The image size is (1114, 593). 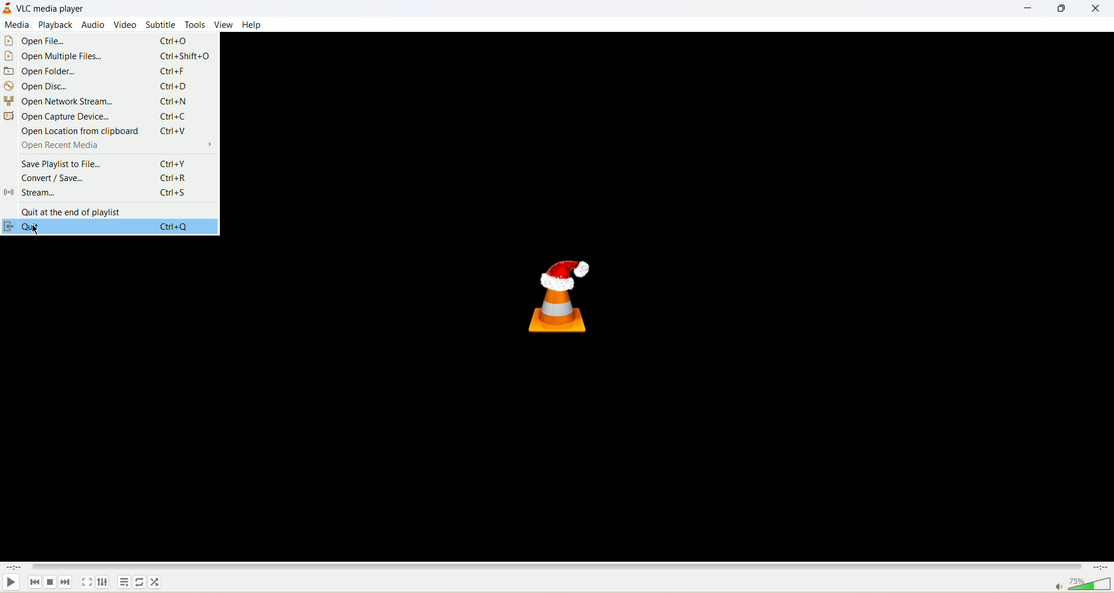 I want to click on playlist, so click(x=125, y=582).